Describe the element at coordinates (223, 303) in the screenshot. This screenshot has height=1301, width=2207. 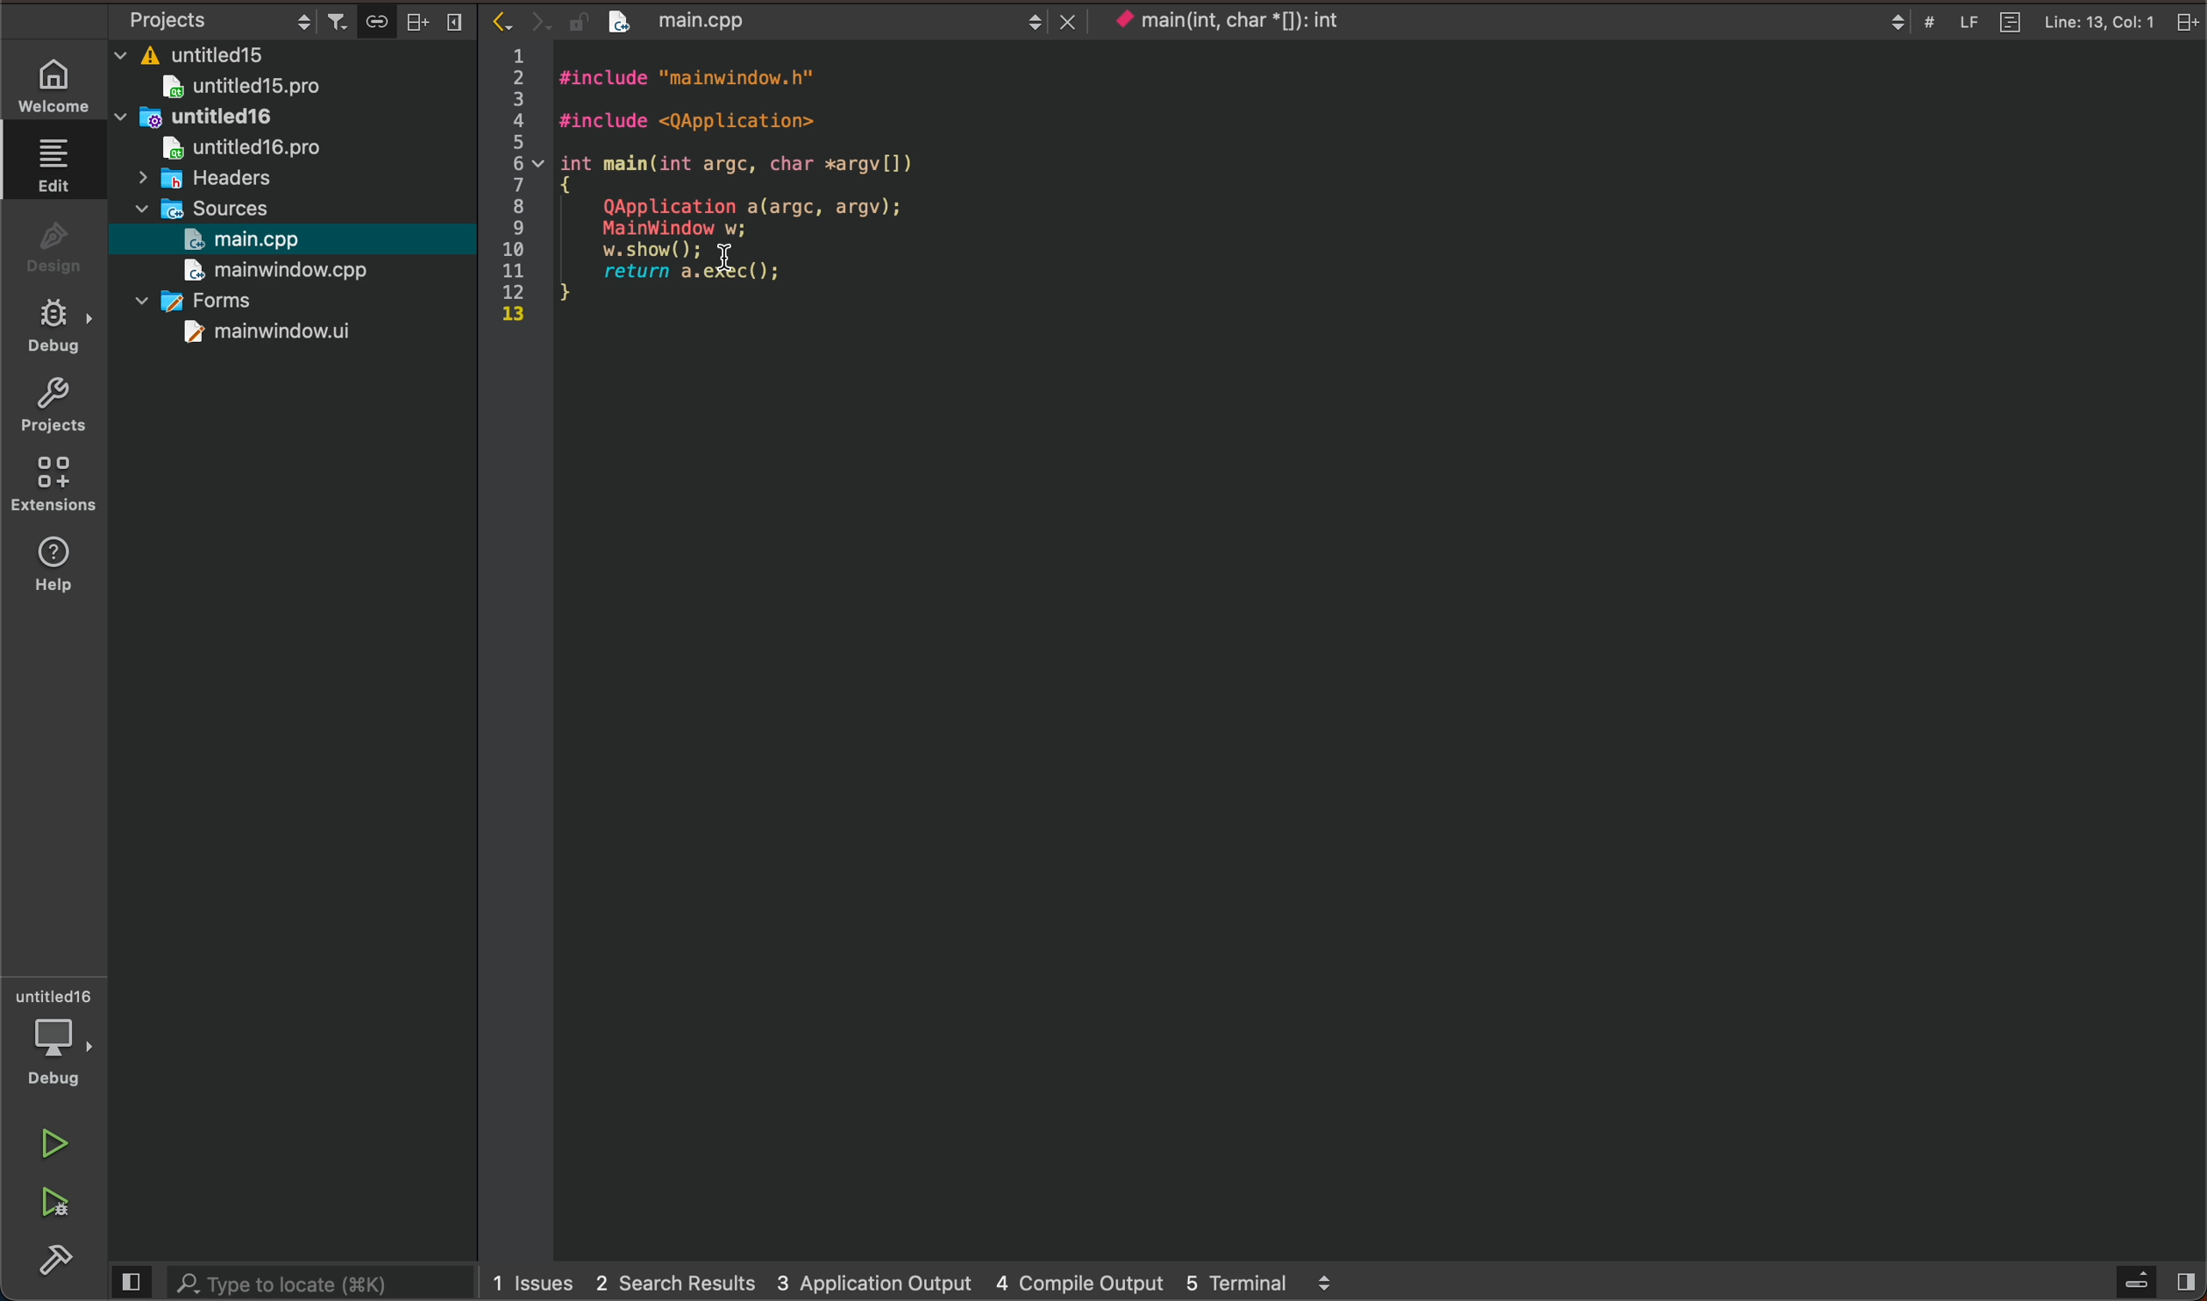
I see `forms` at that location.